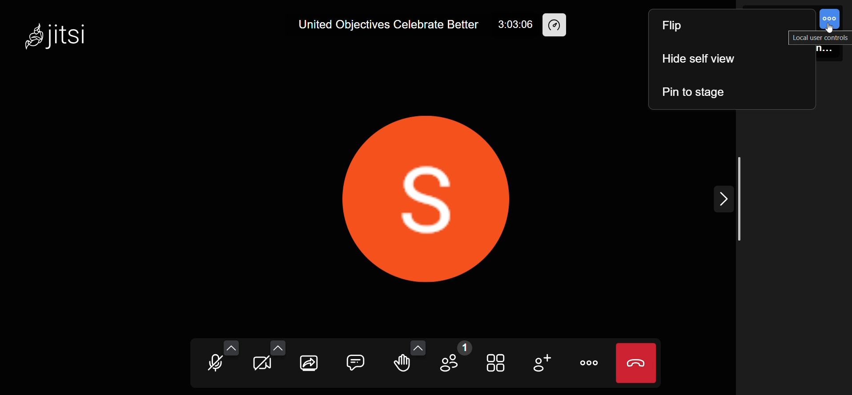  I want to click on participants, so click(453, 359).